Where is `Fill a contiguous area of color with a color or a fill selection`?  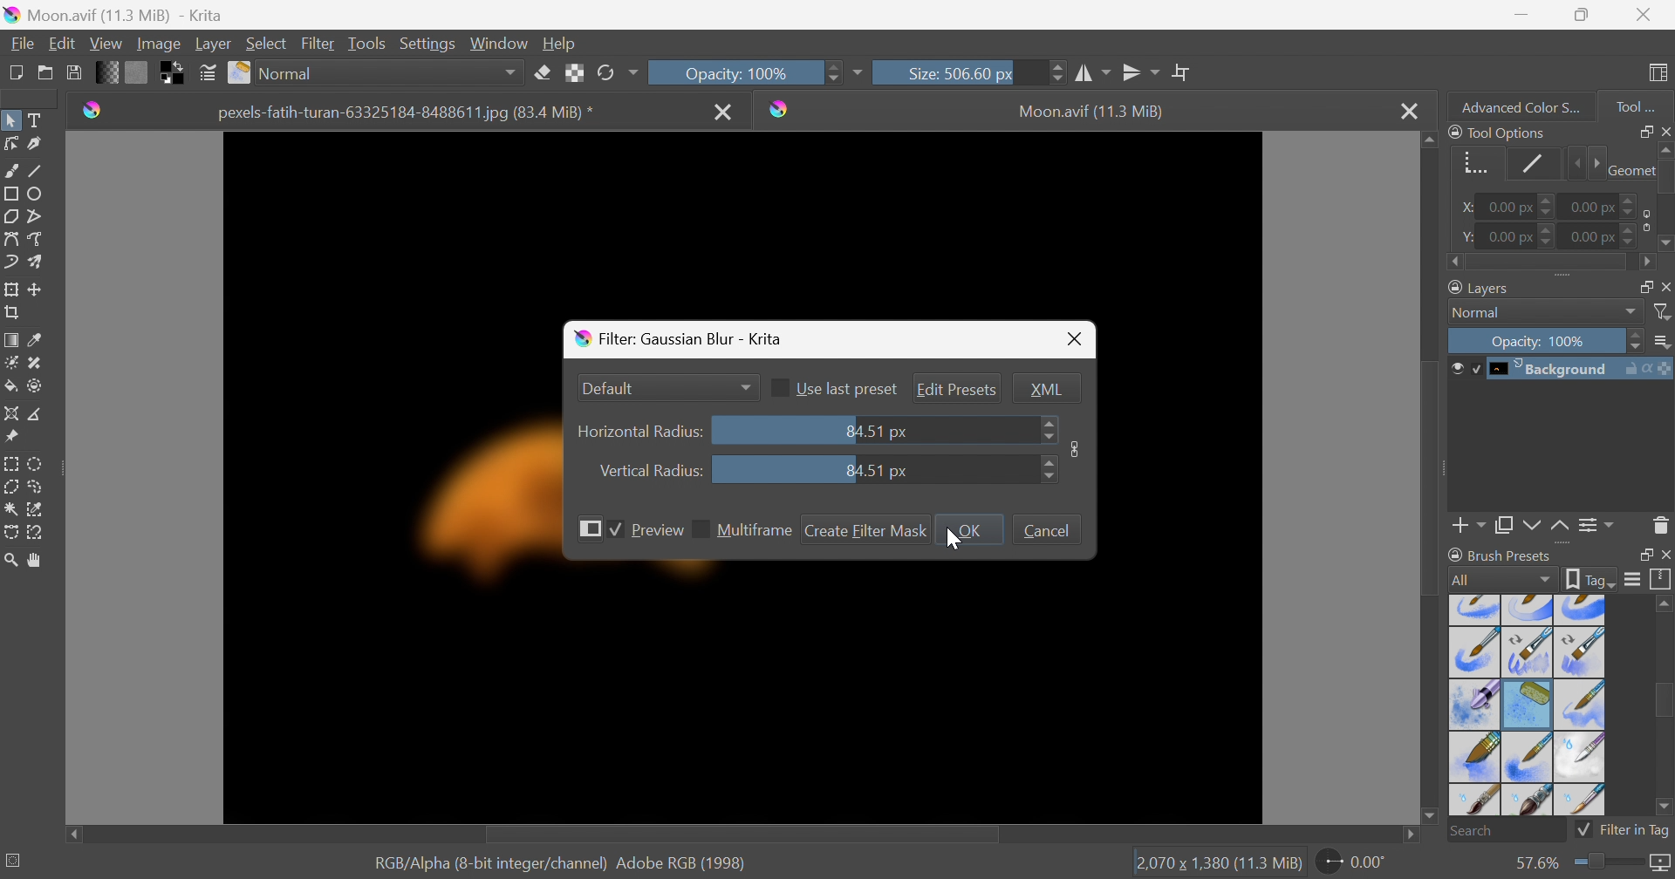
Fill a contiguous area of color with a color or a fill selection is located at coordinates (11, 385).